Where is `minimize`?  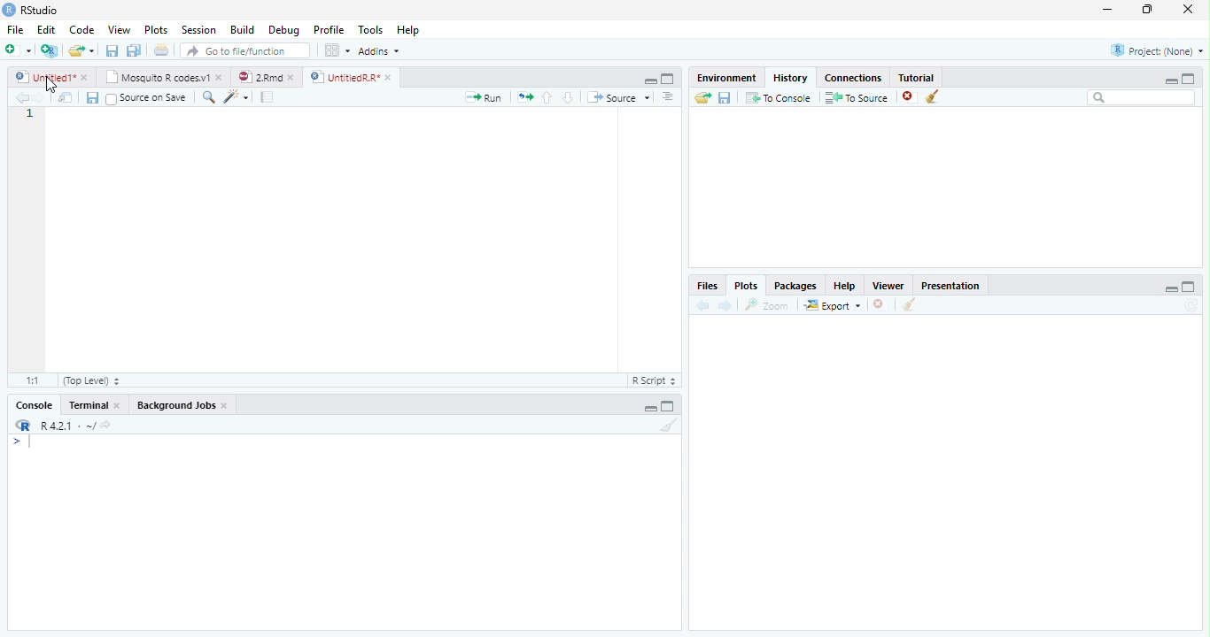 minimize is located at coordinates (1107, 9).